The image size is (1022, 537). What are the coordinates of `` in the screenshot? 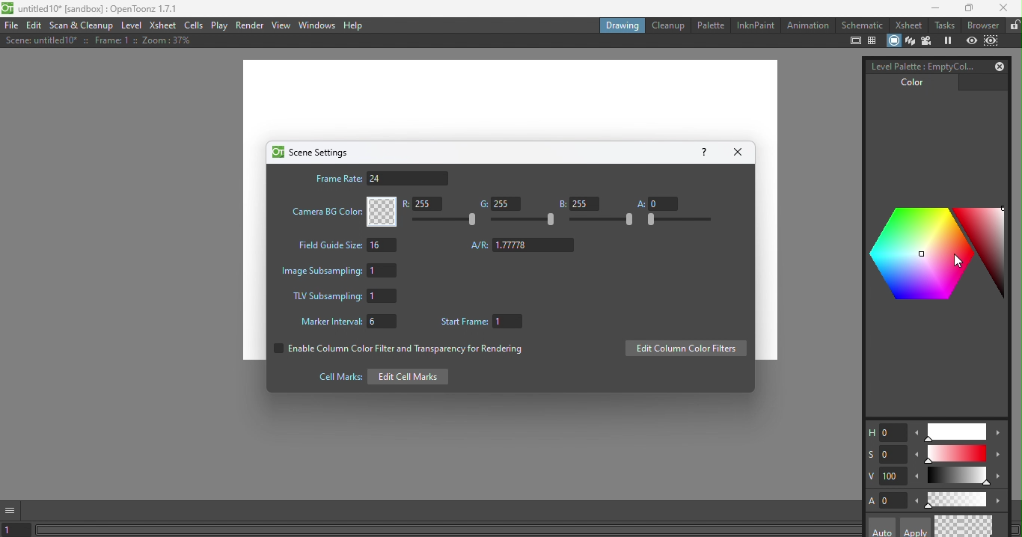 It's located at (998, 435).